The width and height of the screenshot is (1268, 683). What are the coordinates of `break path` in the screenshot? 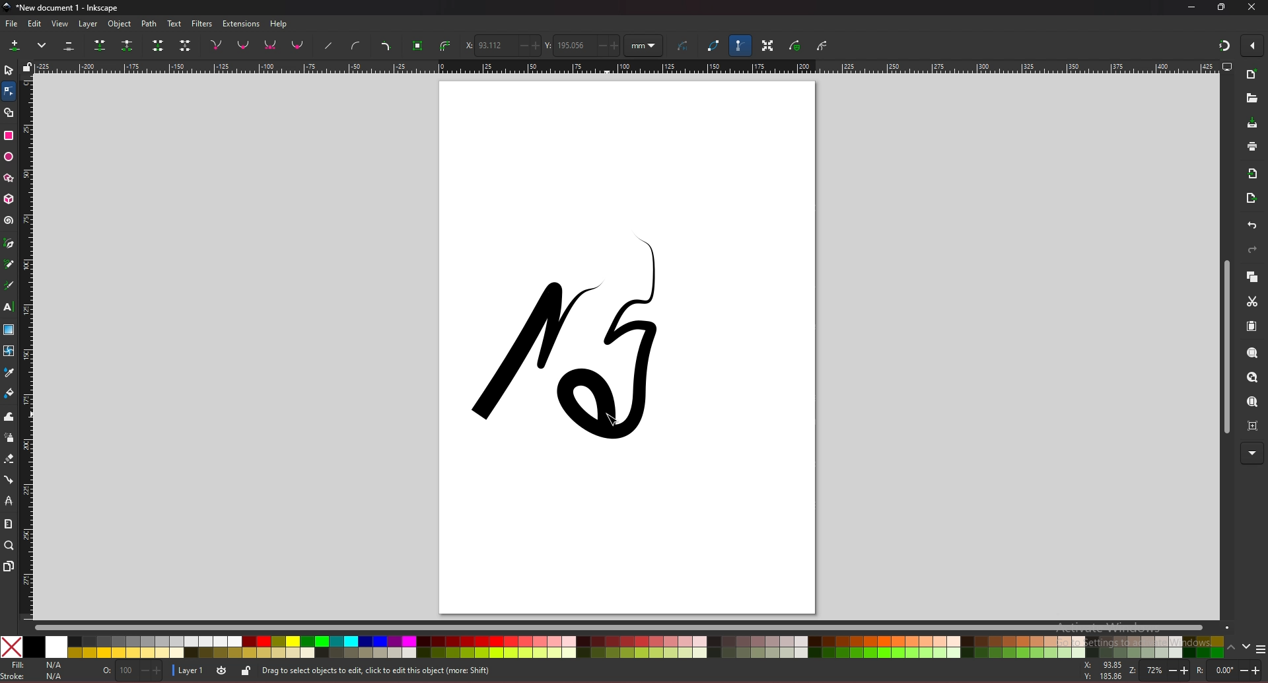 It's located at (127, 45).